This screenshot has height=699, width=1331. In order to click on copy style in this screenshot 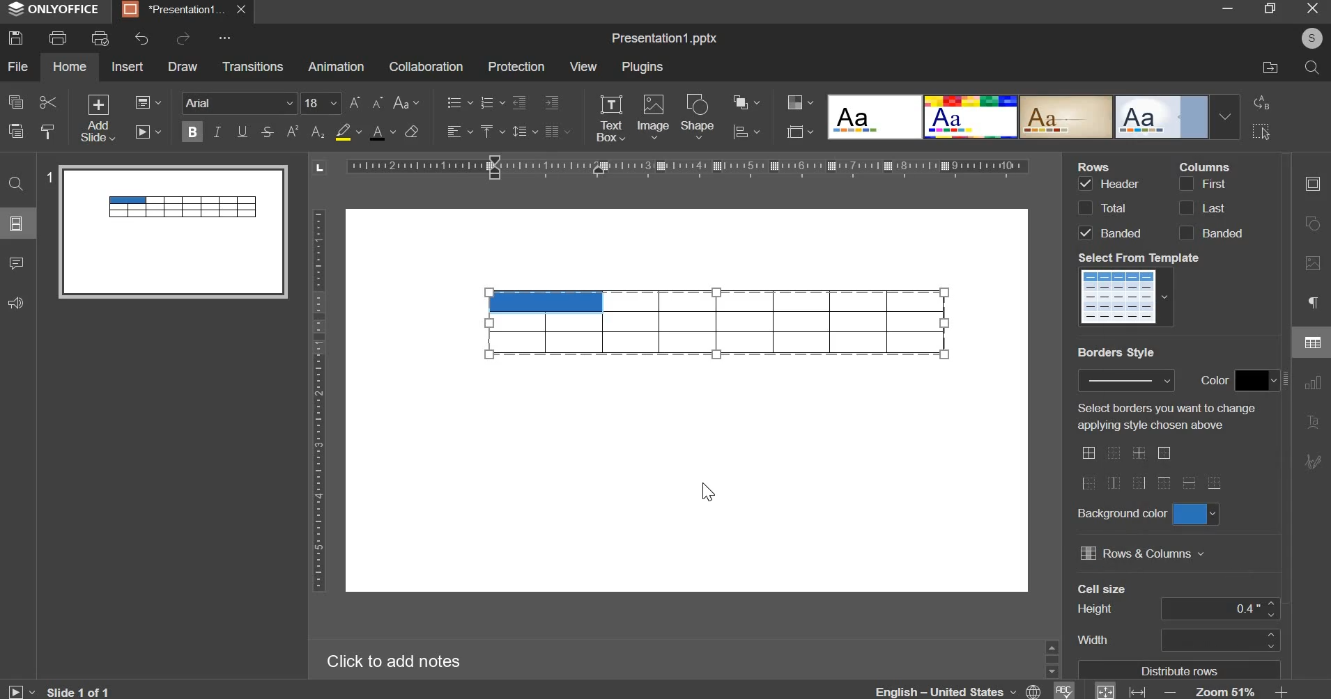, I will do `click(49, 132)`.